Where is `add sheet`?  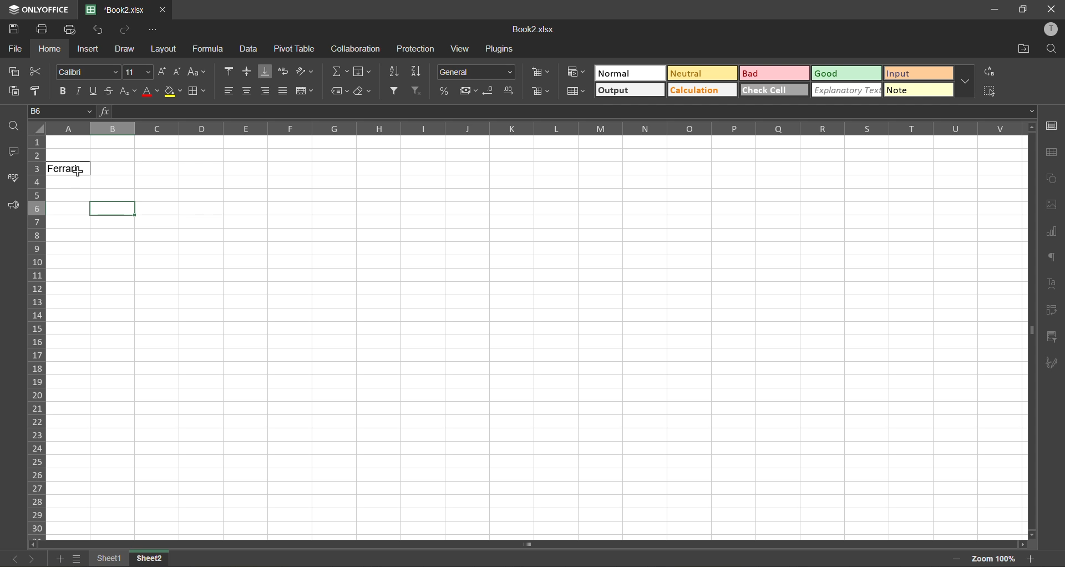
add sheet is located at coordinates (58, 559).